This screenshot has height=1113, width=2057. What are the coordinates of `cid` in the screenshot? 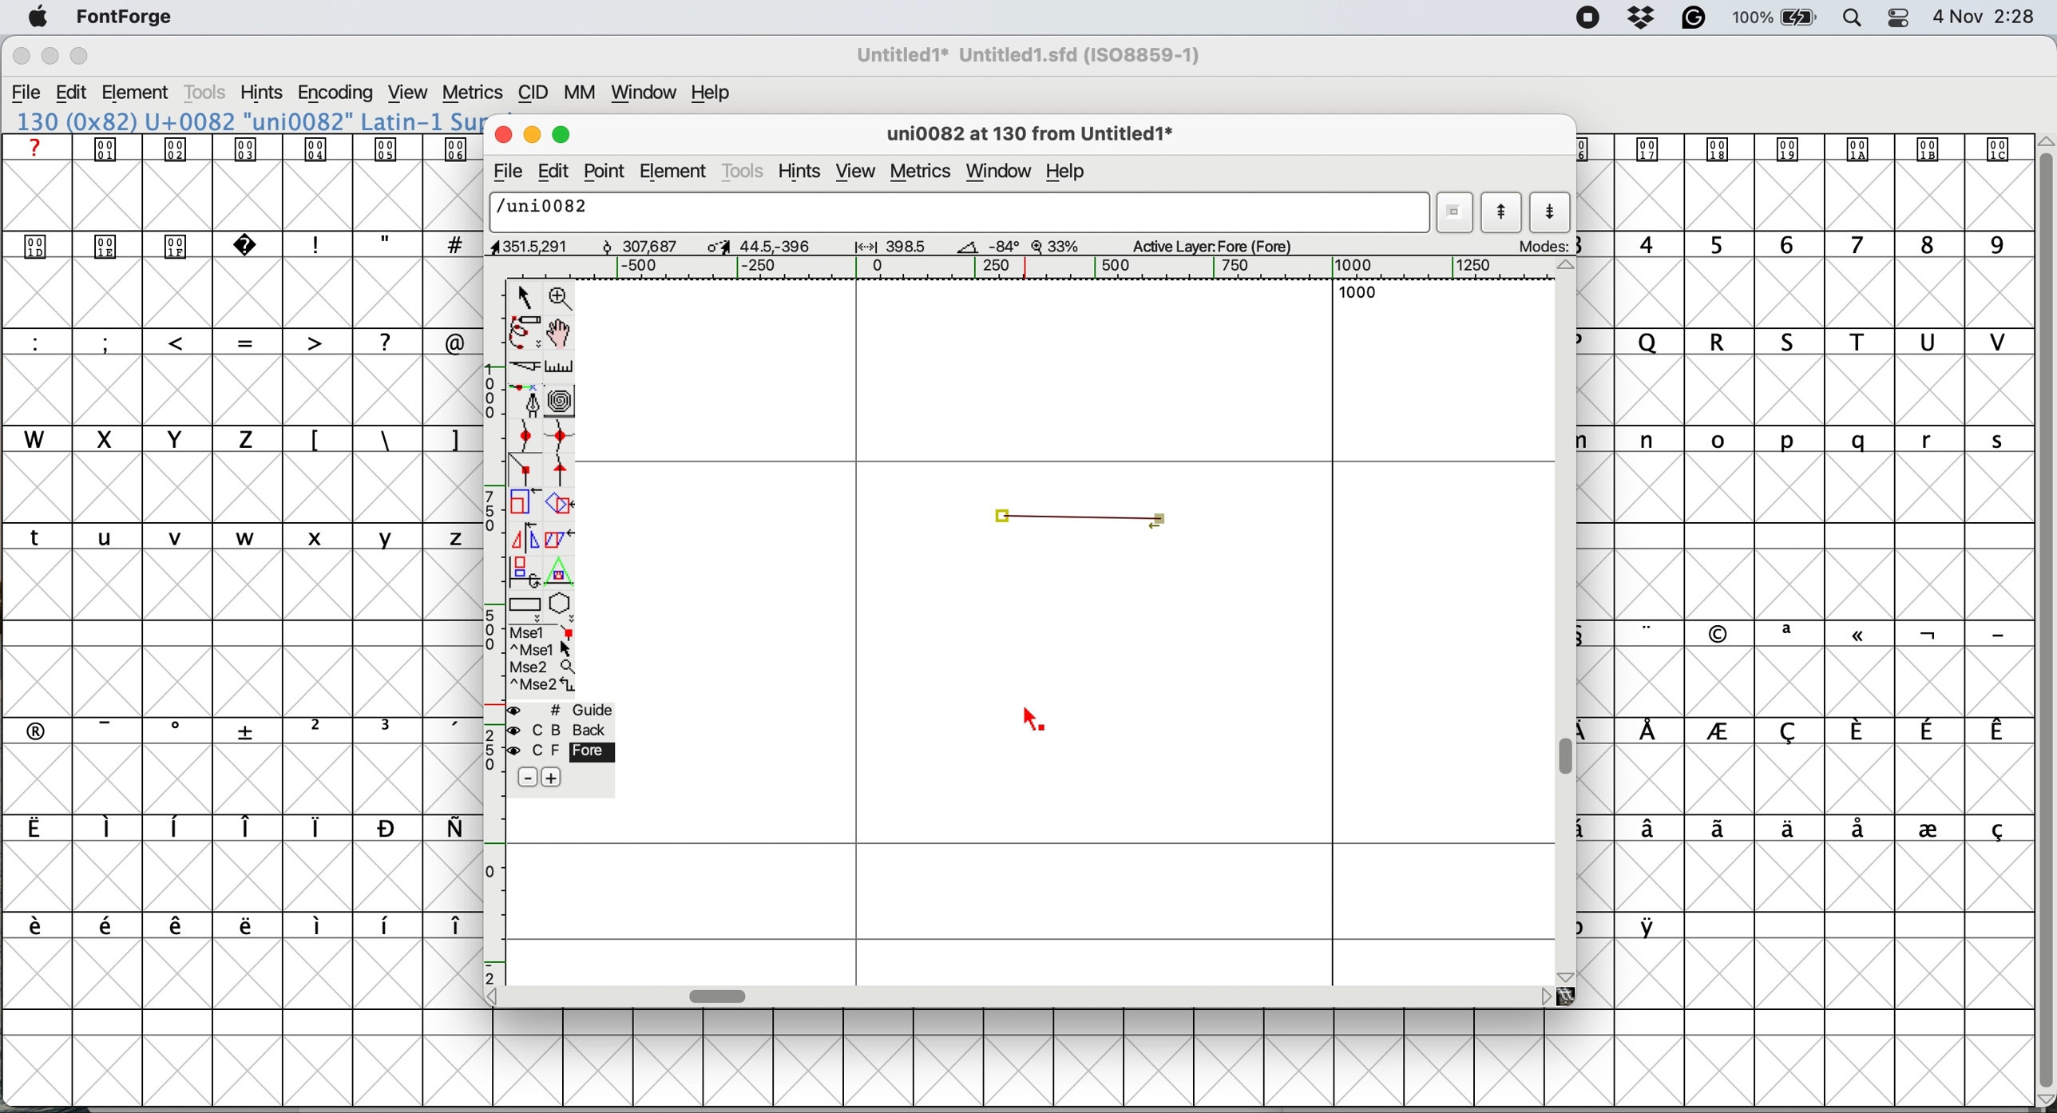 It's located at (533, 93).